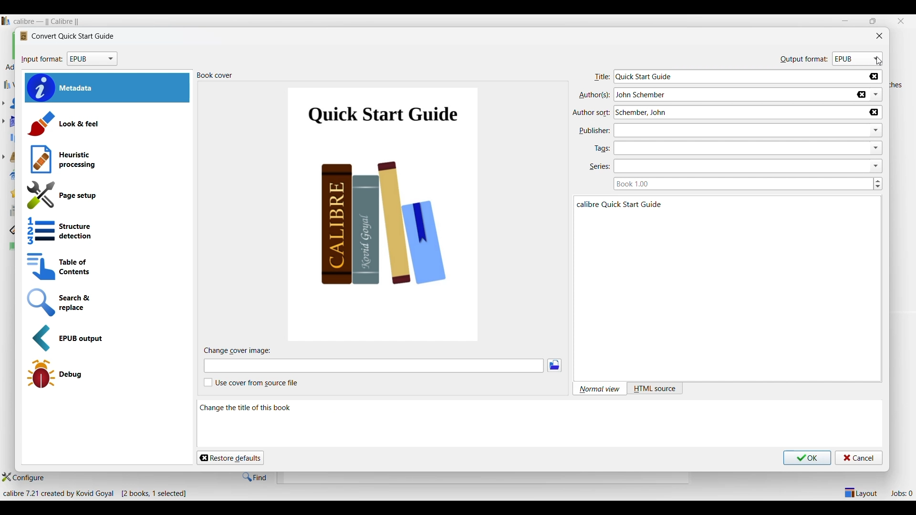 This screenshot has height=515, width=916. What do you see at coordinates (742, 184) in the screenshot?
I see `Type in book series` at bounding box center [742, 184].